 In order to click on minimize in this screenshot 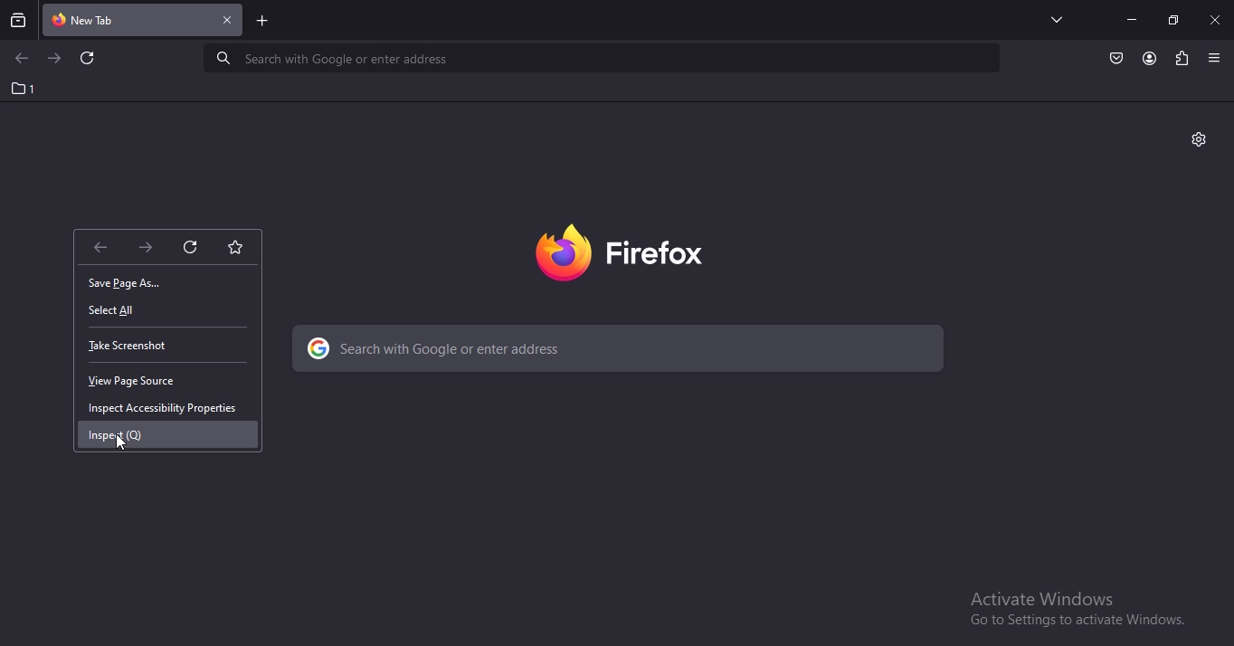, I will do `click(1131, 19)`.